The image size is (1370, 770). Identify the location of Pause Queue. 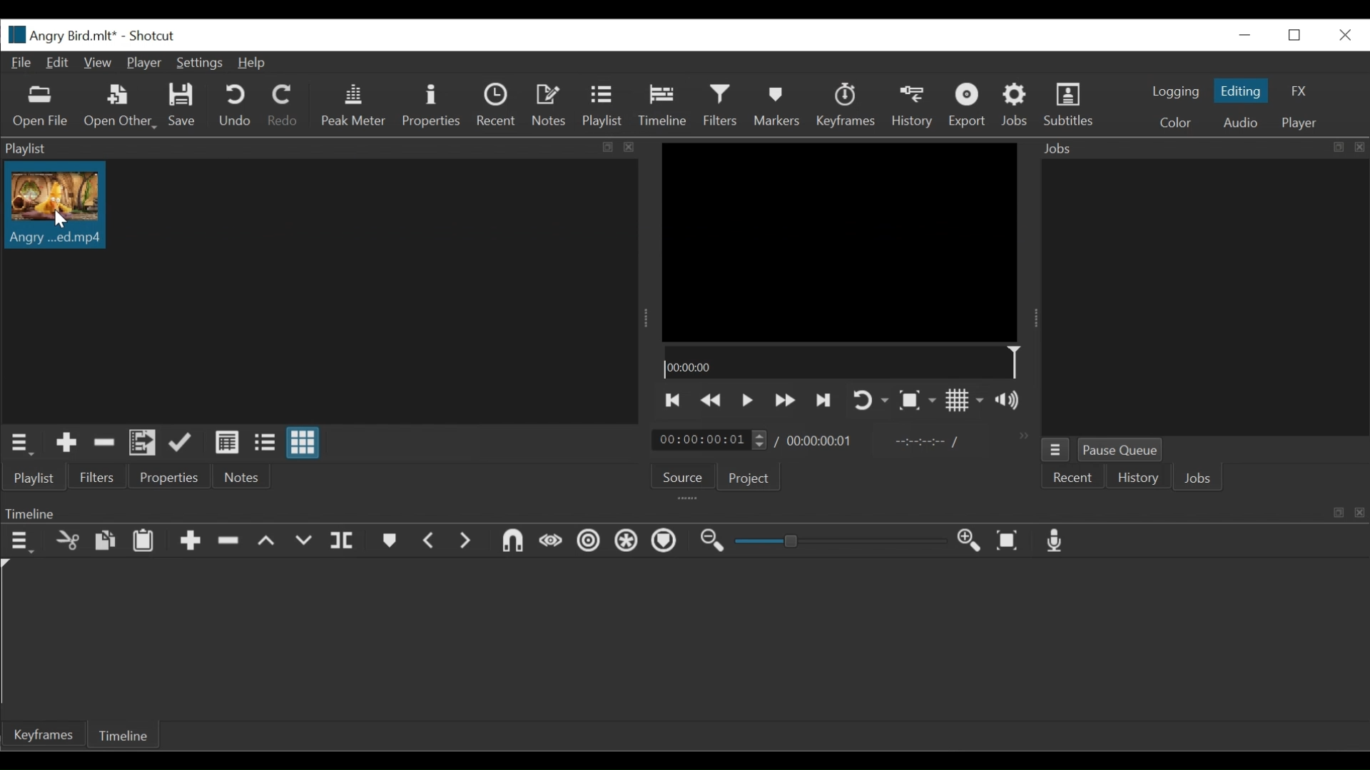
(1120, 449).